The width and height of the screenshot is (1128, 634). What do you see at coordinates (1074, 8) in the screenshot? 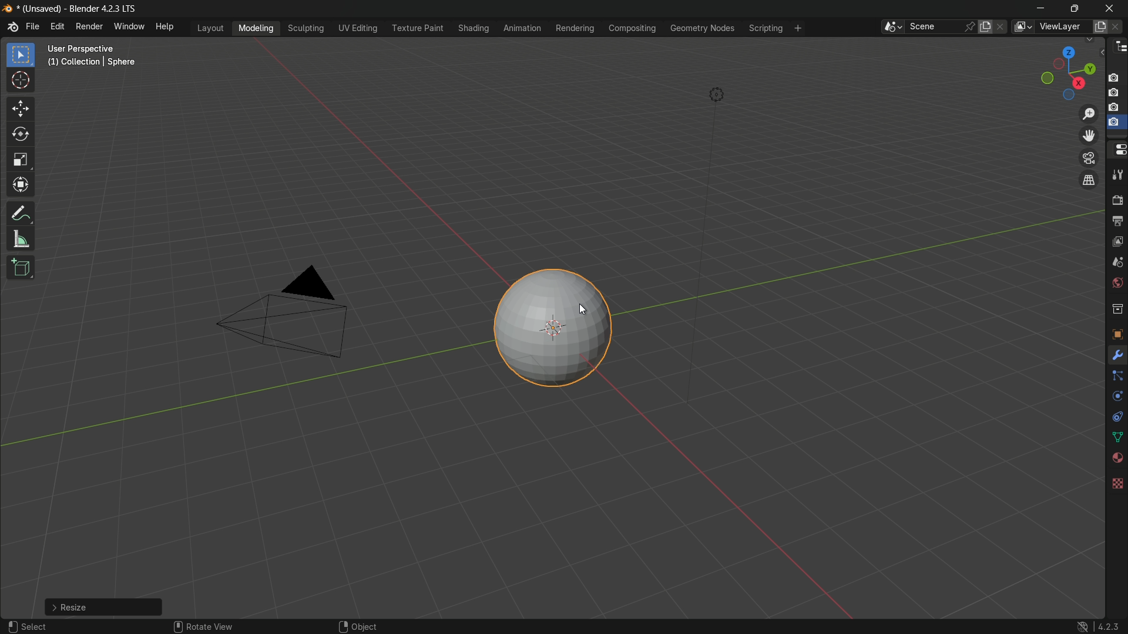
I see `maximize or restore` at bounding box center [1074, 8].